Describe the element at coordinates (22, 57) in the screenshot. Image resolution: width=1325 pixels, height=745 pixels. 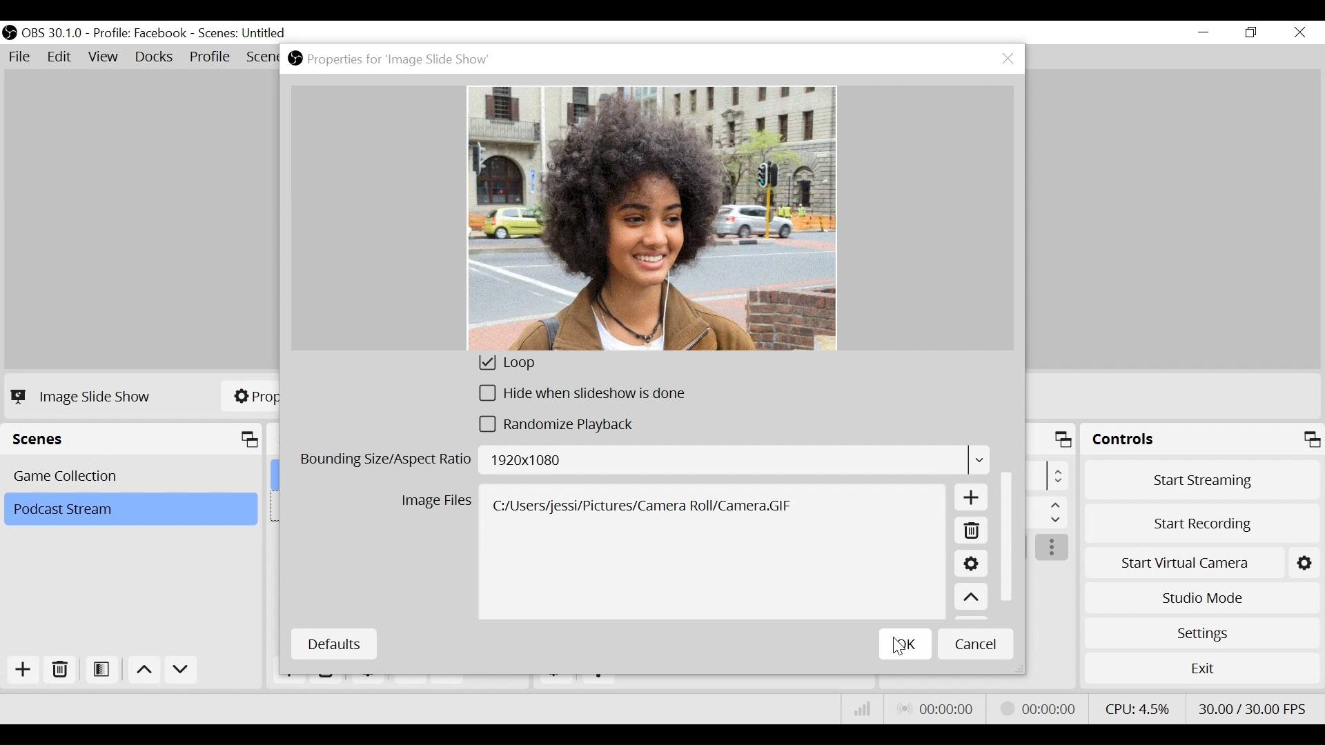
I see `File` at that location.